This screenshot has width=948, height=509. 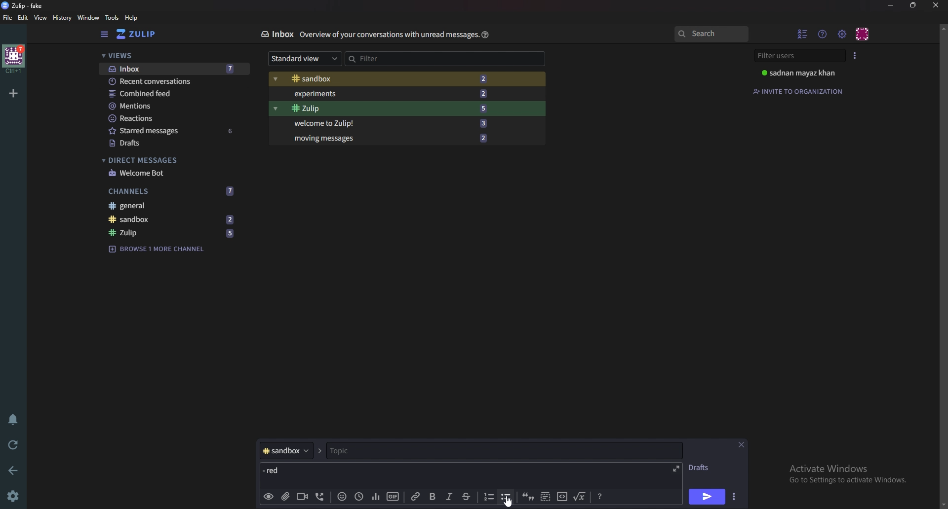 I want to click on File, so click(x=8, y=17).